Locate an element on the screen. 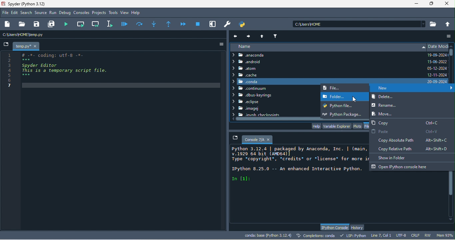  python package is located at coordinates (344, 113).